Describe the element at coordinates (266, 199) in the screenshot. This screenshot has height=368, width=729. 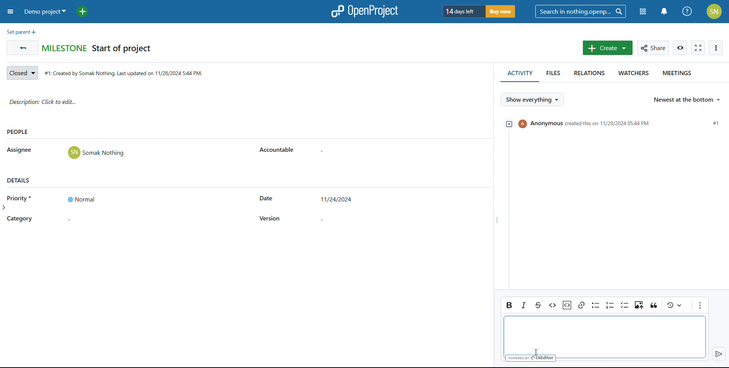
I see `start date` at that location.